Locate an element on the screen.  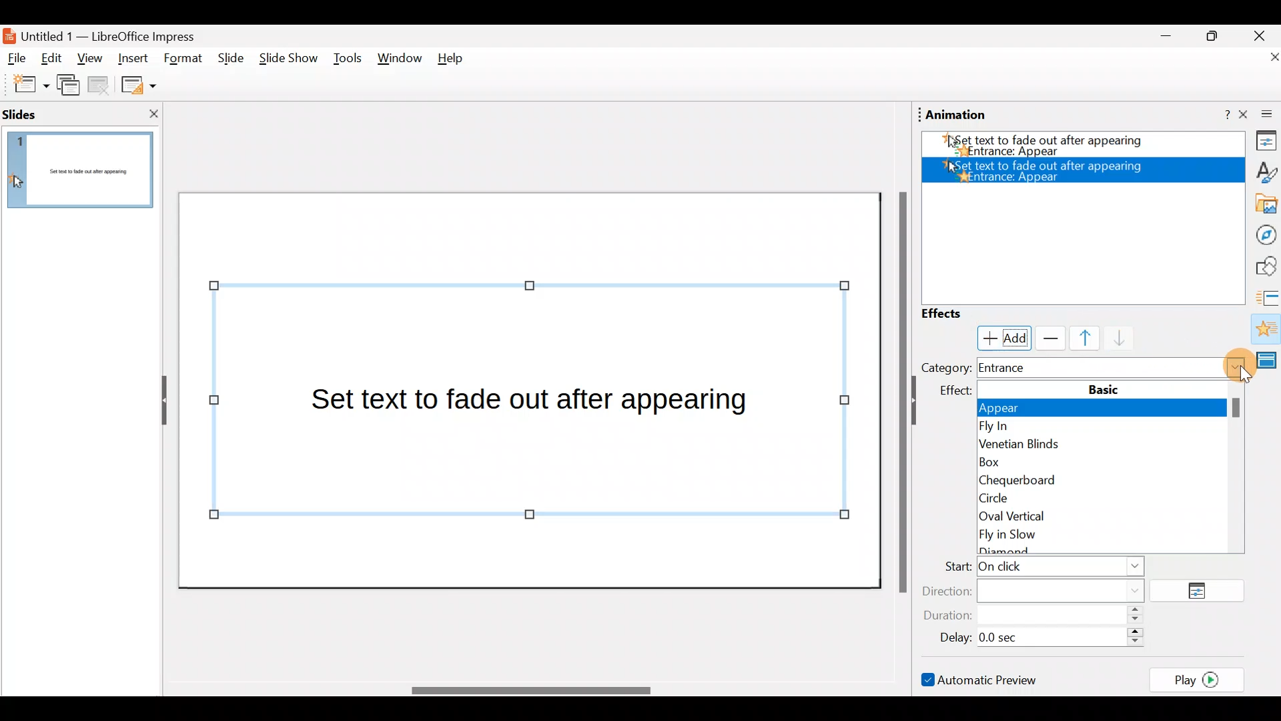
Presentation slide is located at coordinates (532, 389).